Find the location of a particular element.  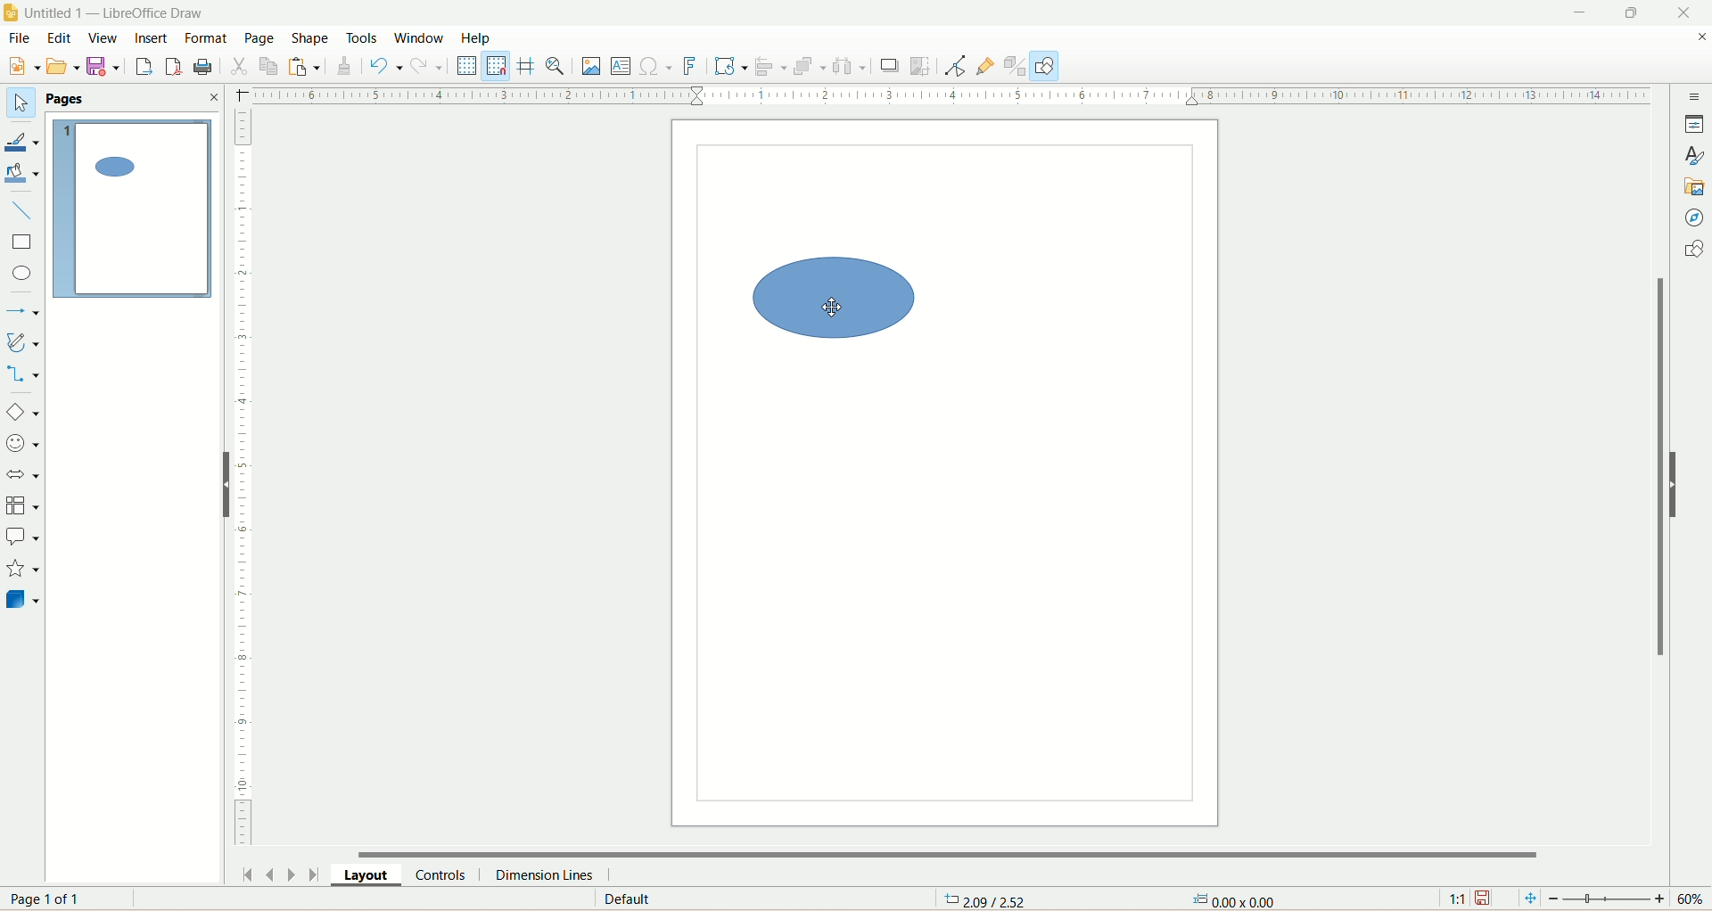

last page is located at coordinates (319, 874).